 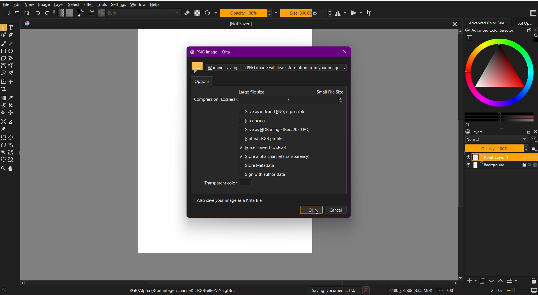 What do you see at coordinates (209, 13) in the screenshot?
I see `Refresh` at bounding box center [209, 13].